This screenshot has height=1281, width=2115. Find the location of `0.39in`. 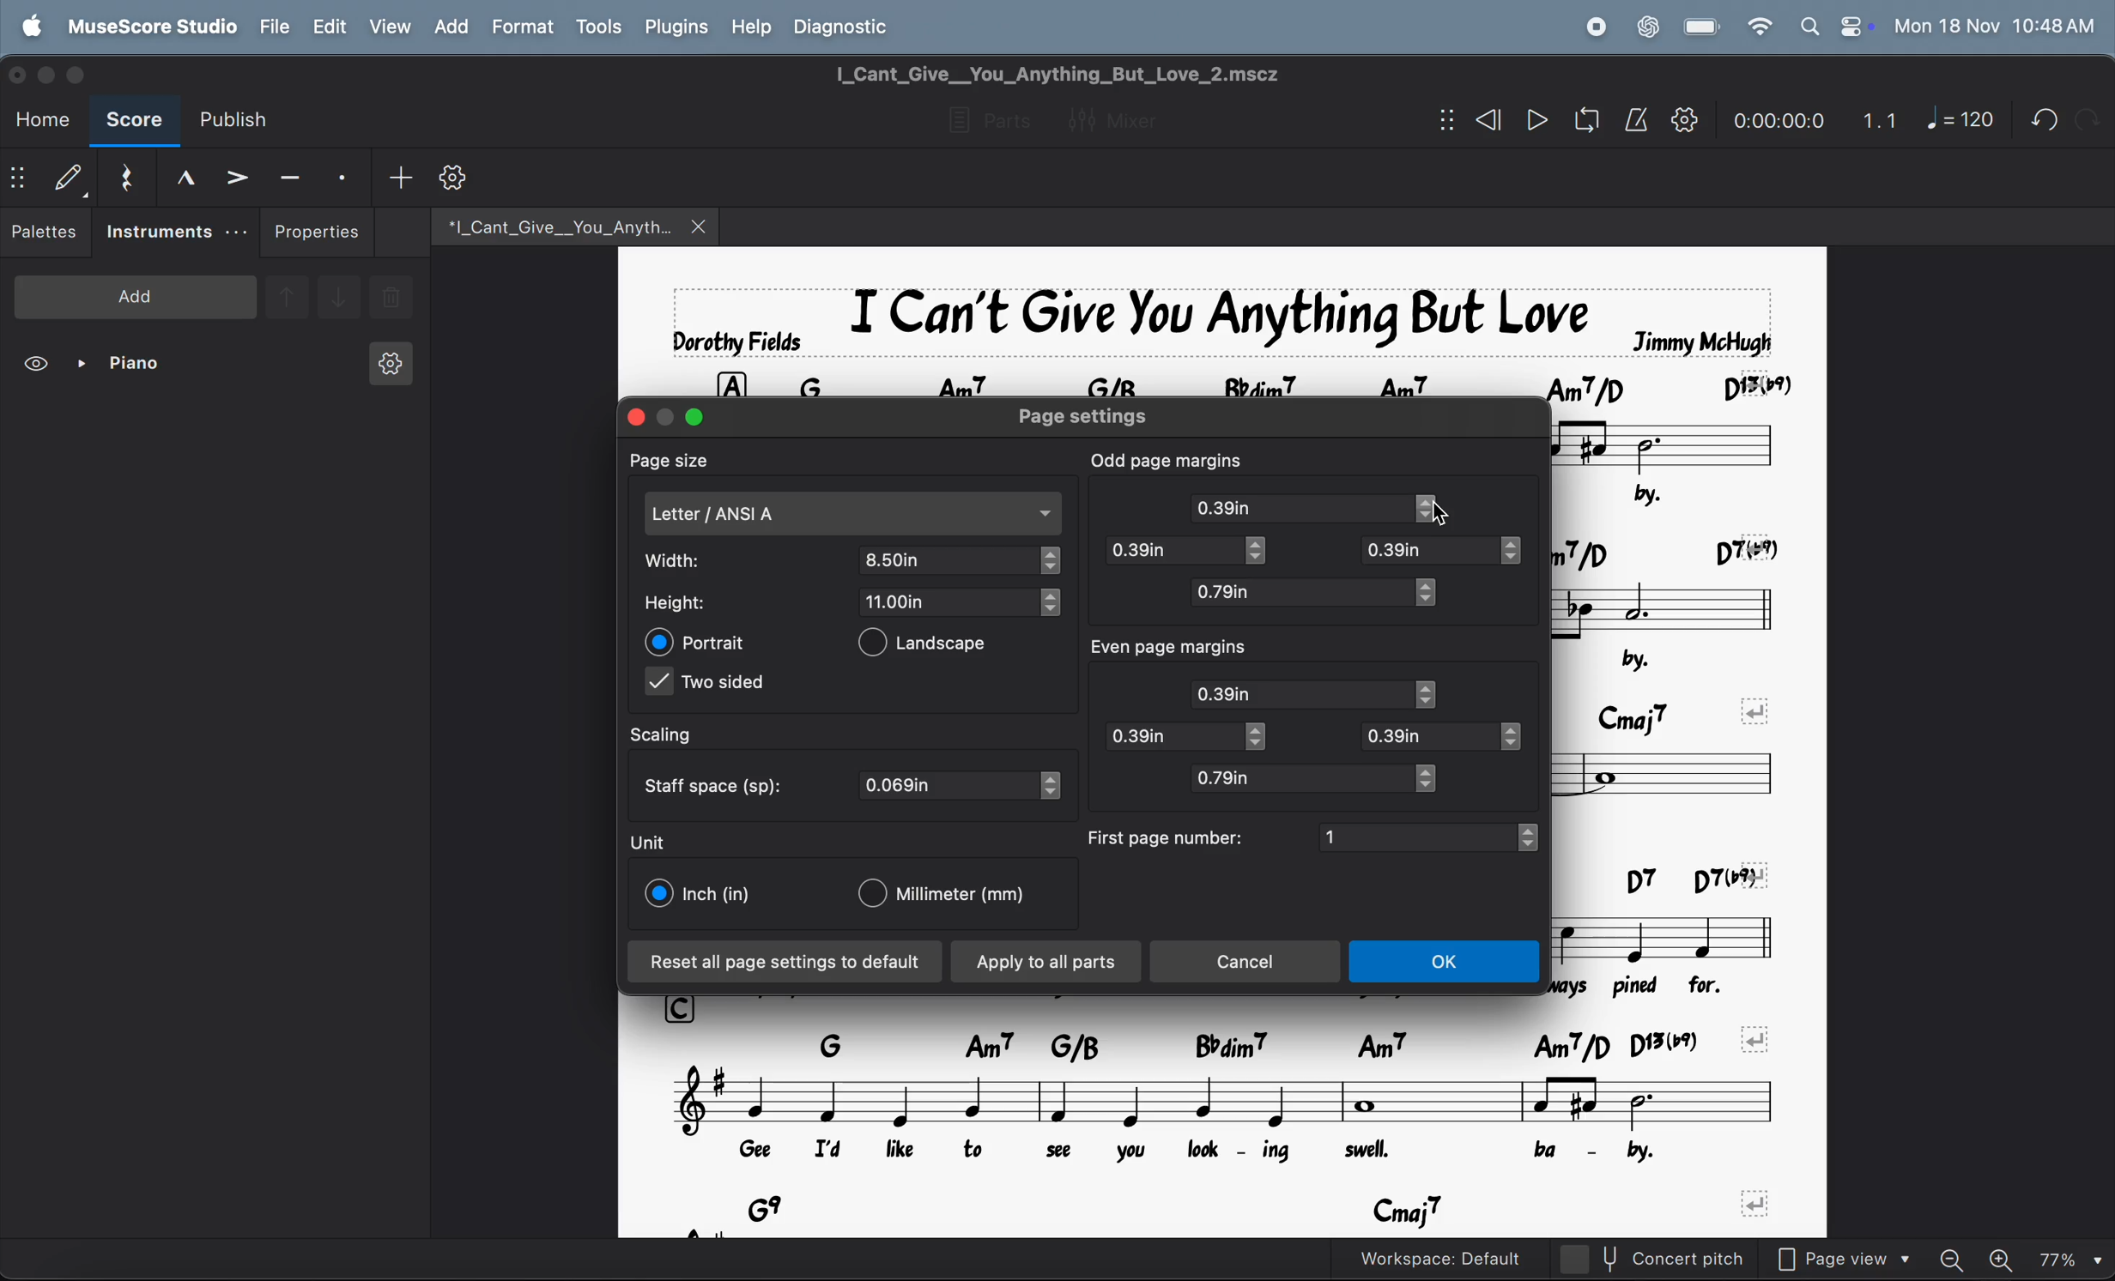

0.39in is located at coordinates (1169, 736).